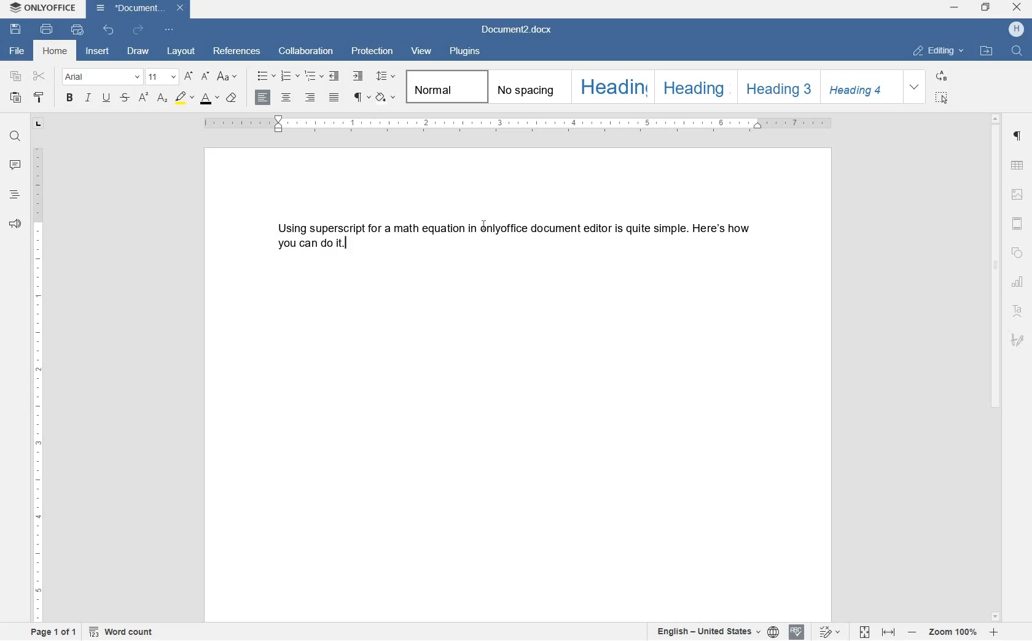 This screenshot has height=641, width=1032. Describe the element at coordinates (826, 632) in the screenshot. I see `track changes` at that location.